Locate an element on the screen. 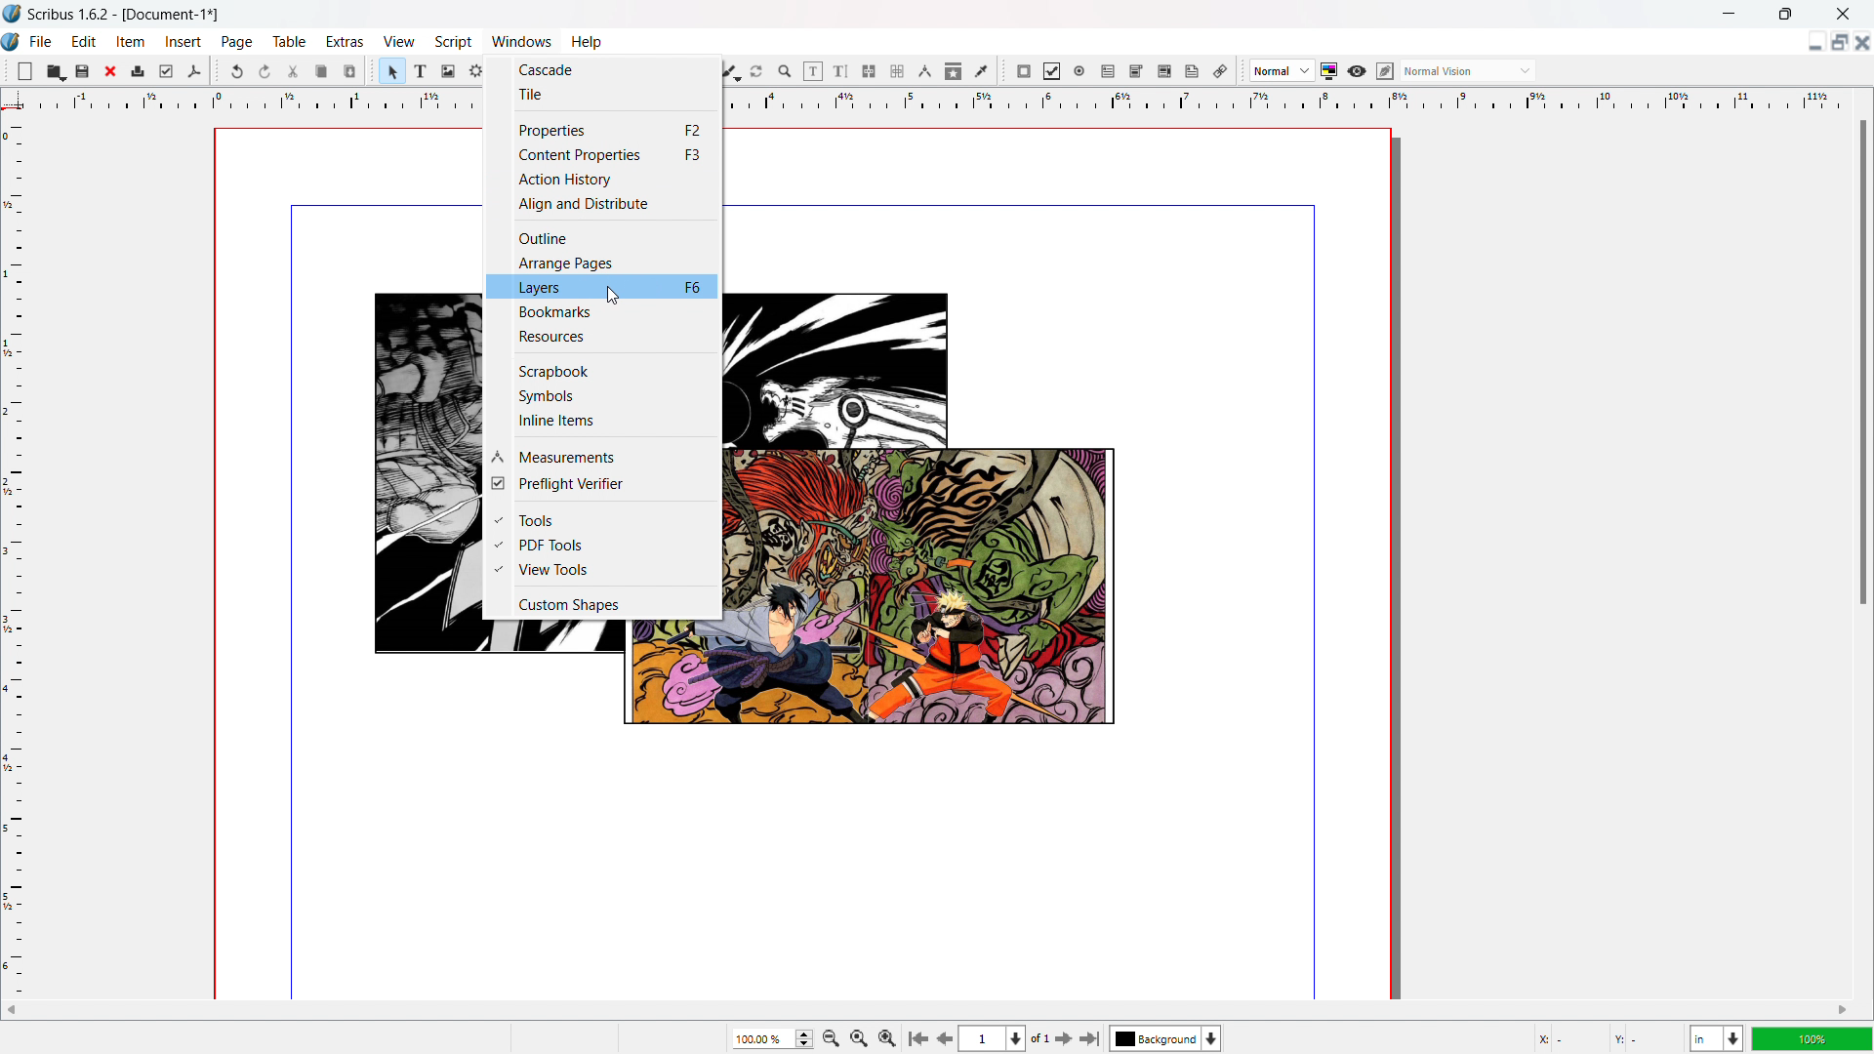 This screenshot has width=1874, height=1054. zoom in or out is located at coordinates (786, 71).